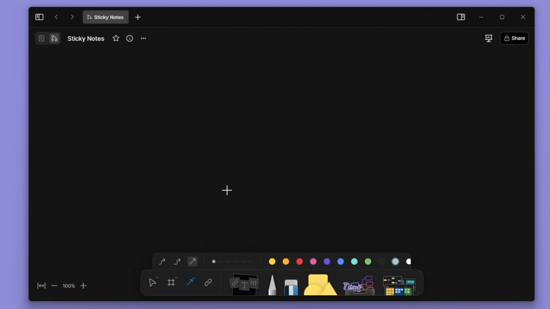  I want to click on elbowed, so click(177, 261).